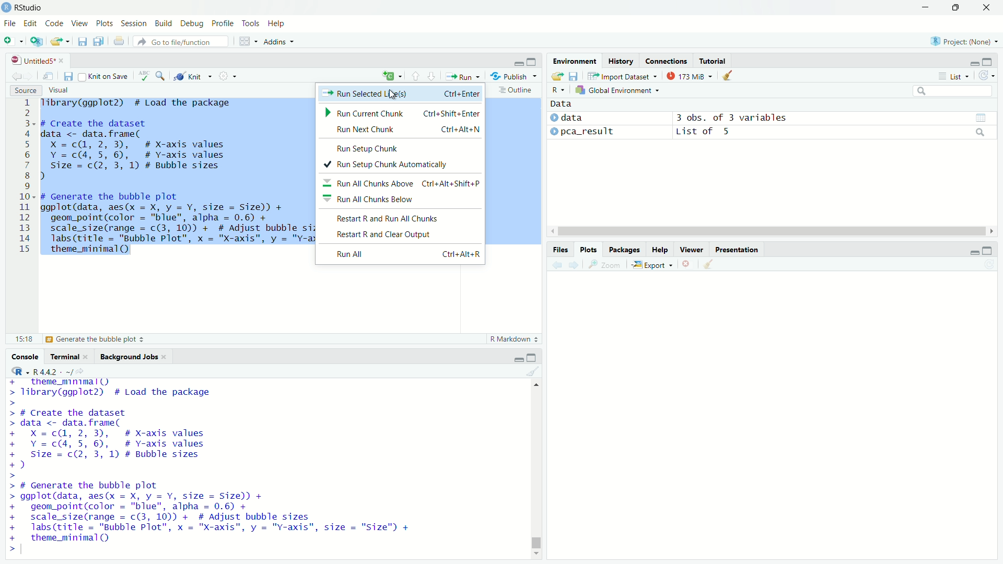  What do you see at coordinates (161, 75) in the screenshot?
I see `find and replace` at bounding box center [161, 75].